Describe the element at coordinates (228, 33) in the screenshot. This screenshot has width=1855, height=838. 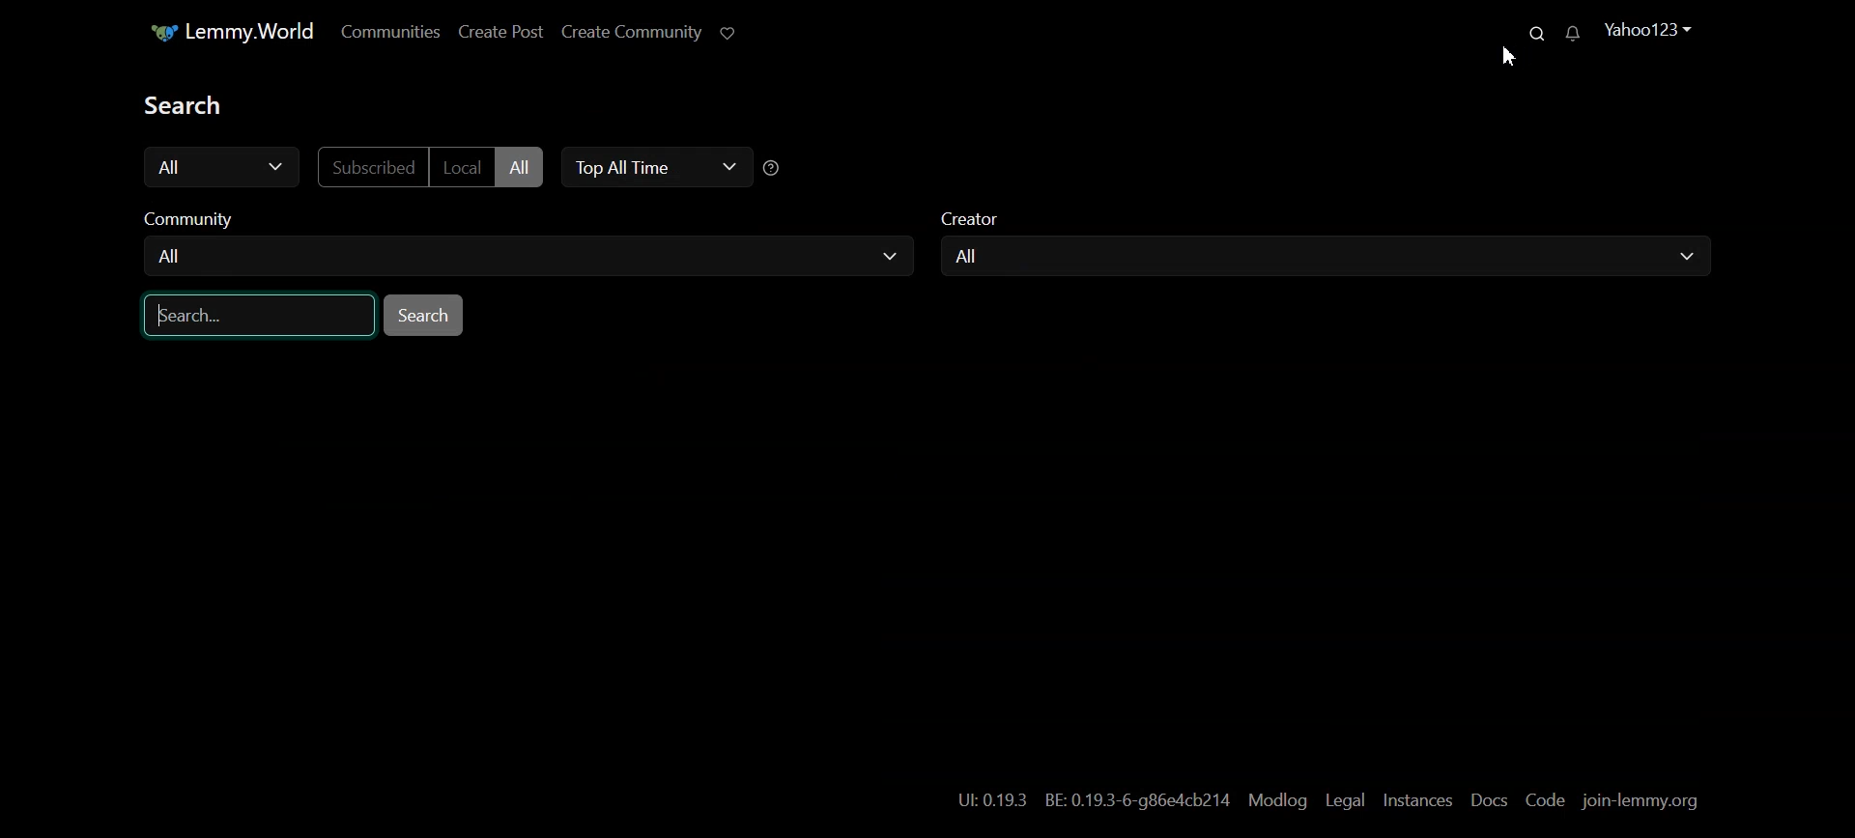
I see `Home Page` at that location.